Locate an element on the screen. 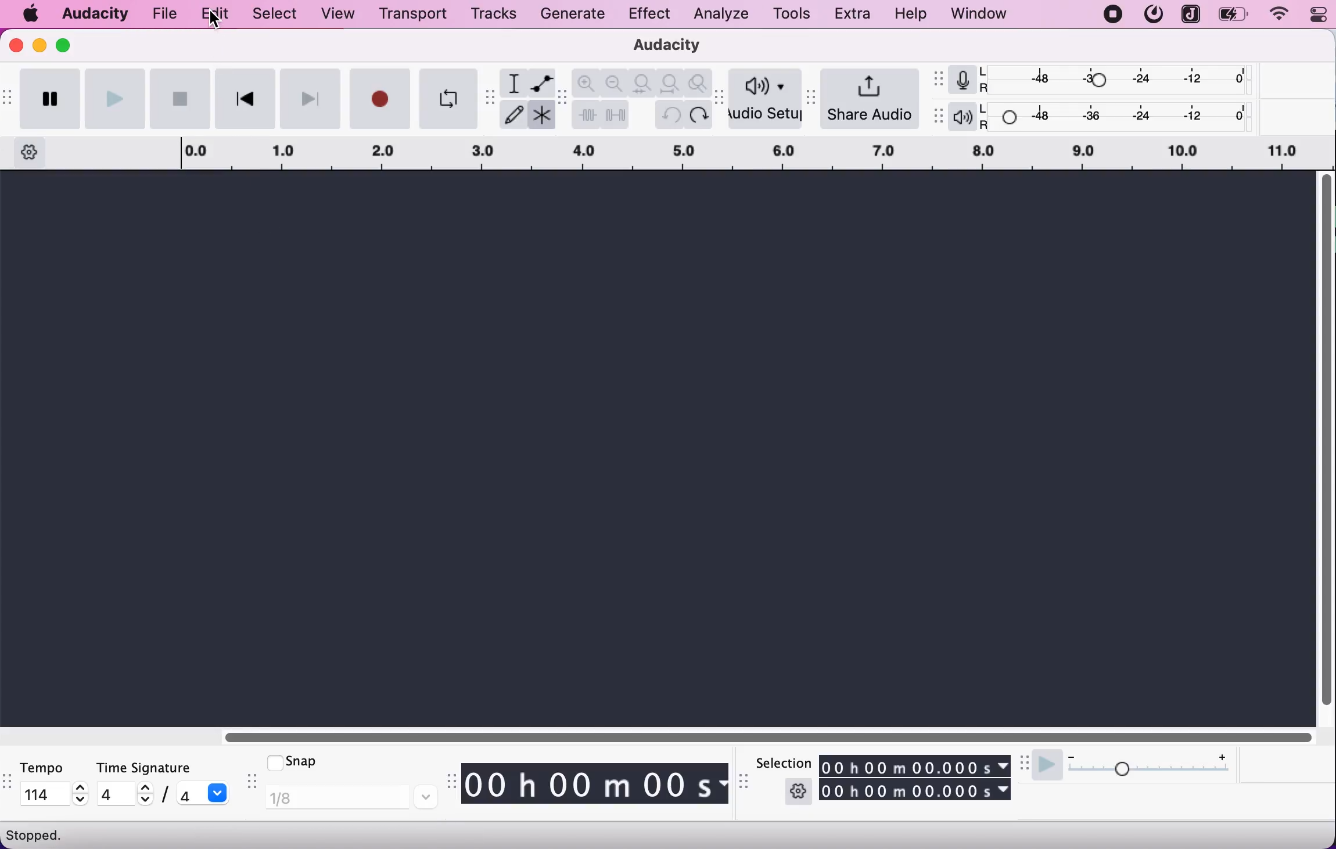  selection tool is located at coordinates (512, 82).